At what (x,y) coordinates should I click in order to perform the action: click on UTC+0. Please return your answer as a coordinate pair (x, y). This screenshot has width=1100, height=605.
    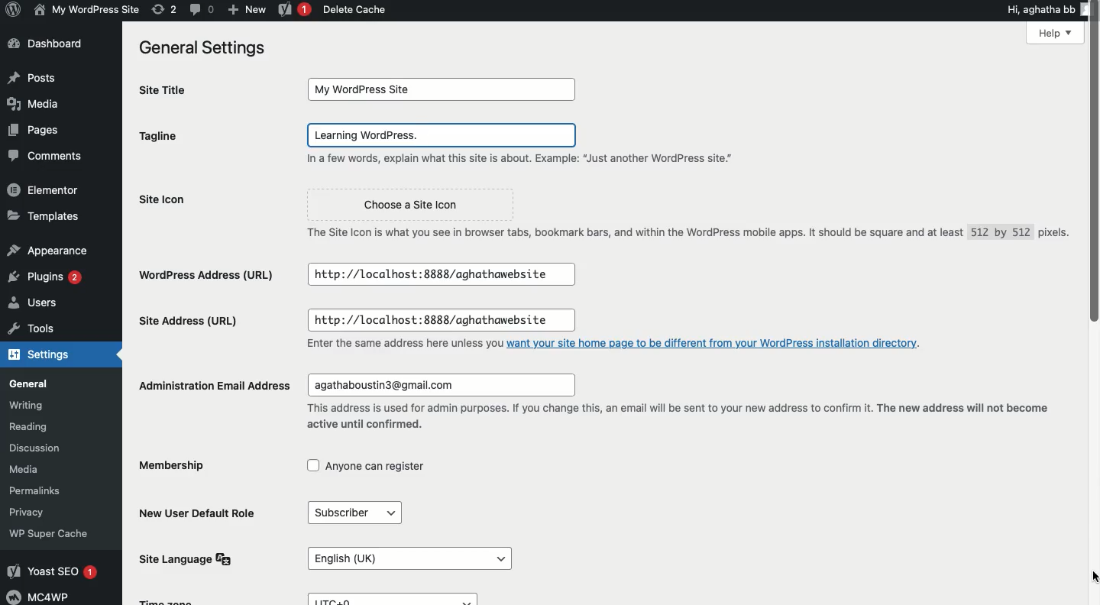
    Looking at the image, I should click on (394, 598).